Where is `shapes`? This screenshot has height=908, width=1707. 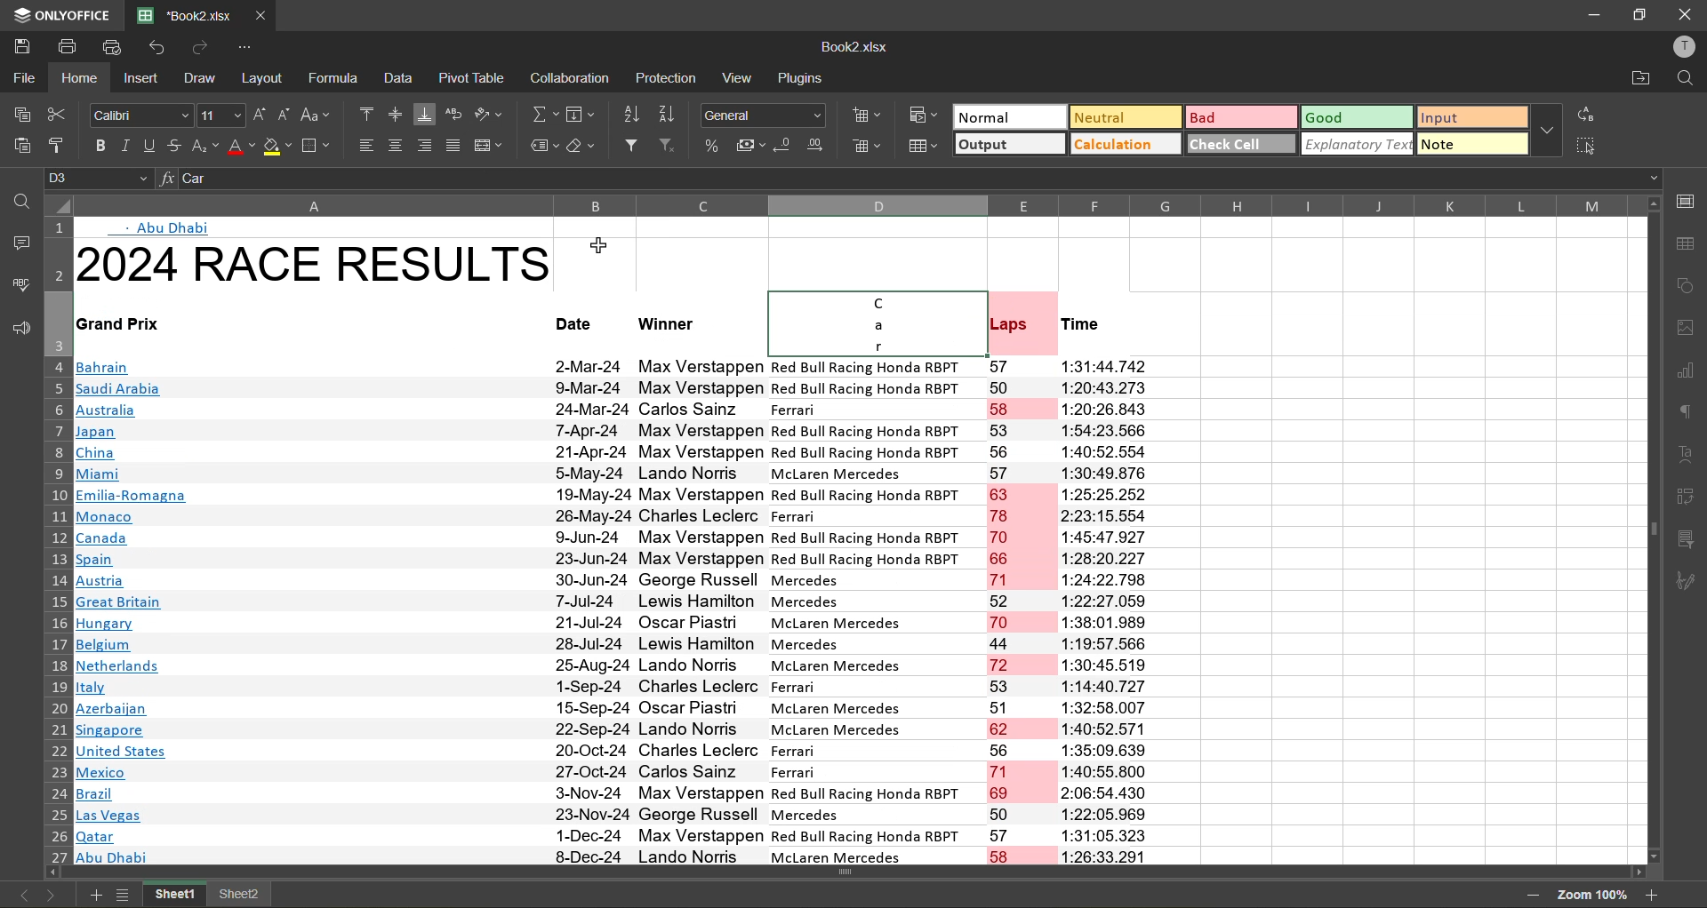
shapes is located at coordinates (1691, 284).